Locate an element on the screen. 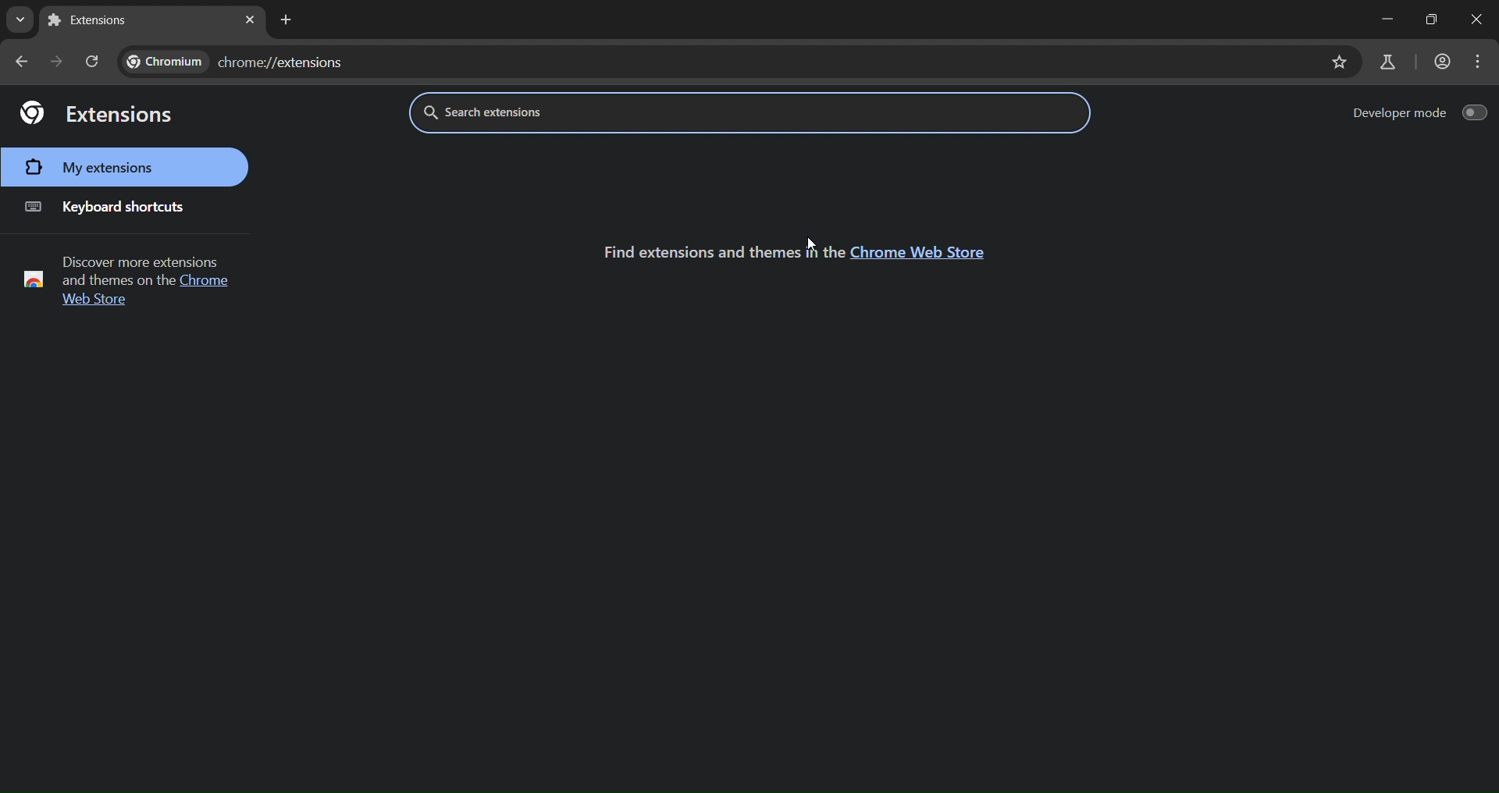 The width and height of the screenshot is (1499, 793). keyboard shortcuts is located at coordinates (127, 207).